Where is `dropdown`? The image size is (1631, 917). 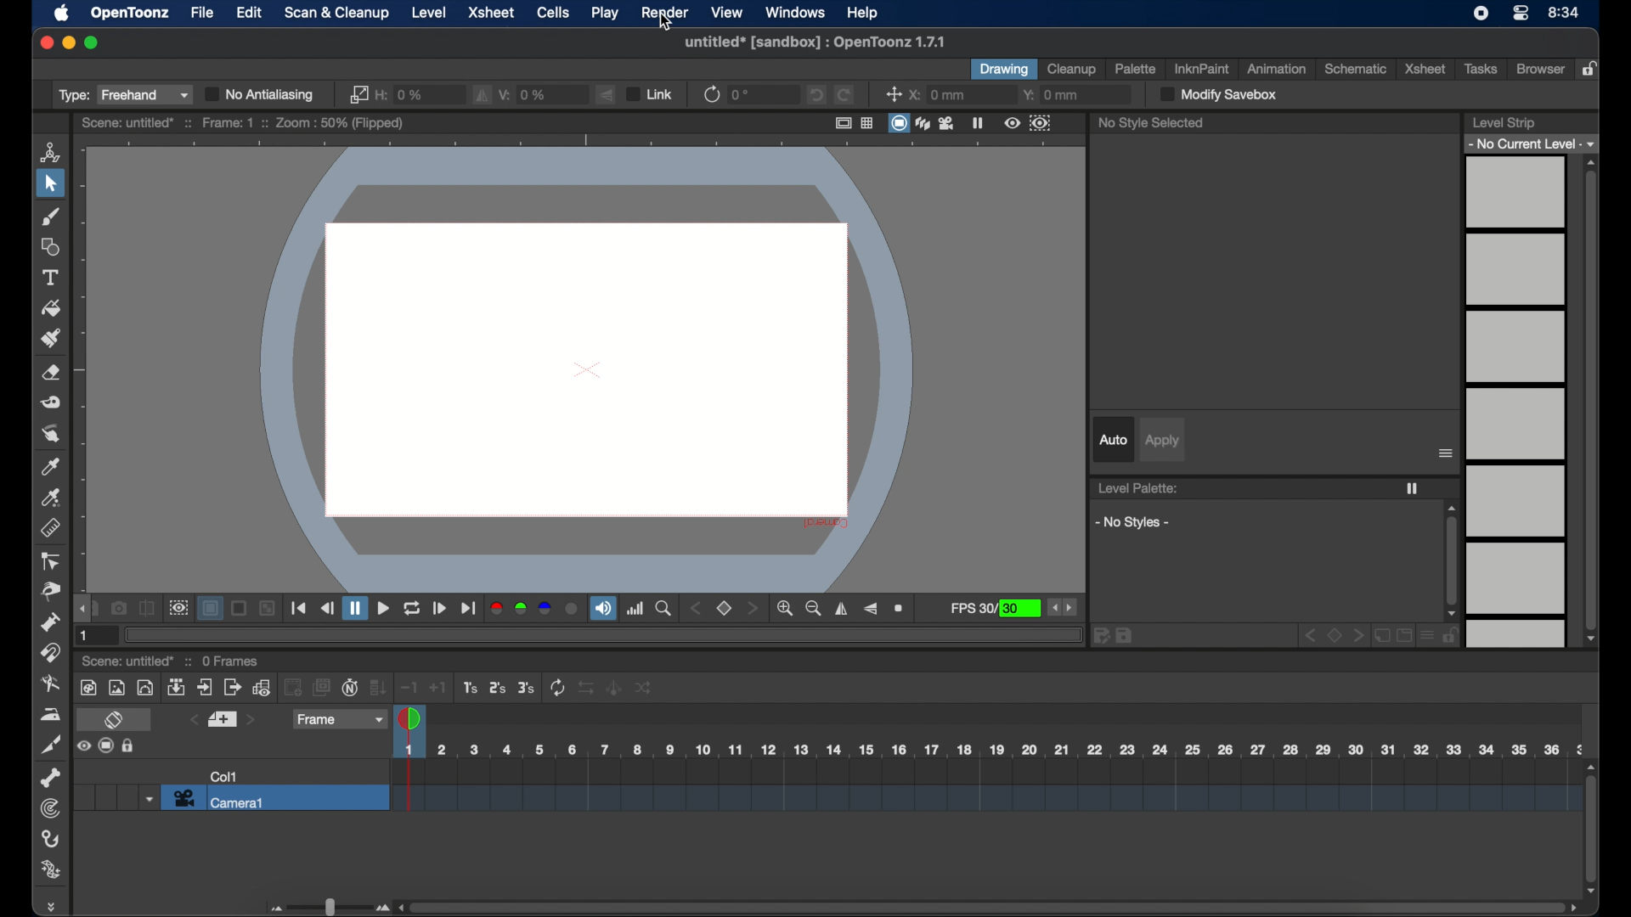 dropdown is located at coordinates (147, 798).